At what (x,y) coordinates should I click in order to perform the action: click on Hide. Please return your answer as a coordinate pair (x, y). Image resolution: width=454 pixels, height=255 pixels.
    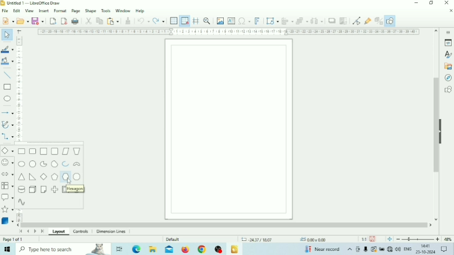
    Looking at the image, I should click on (442, 130).